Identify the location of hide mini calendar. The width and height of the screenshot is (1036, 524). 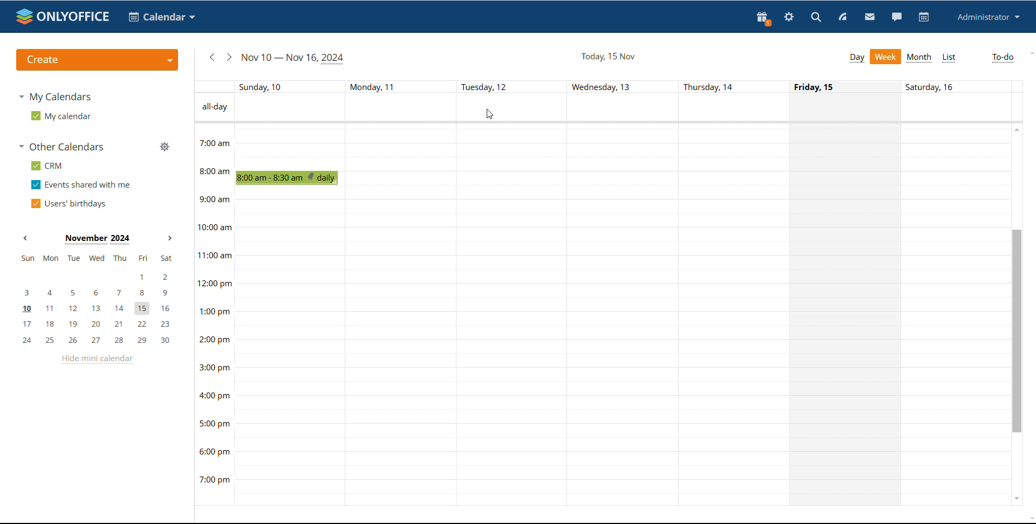
(97, 360).